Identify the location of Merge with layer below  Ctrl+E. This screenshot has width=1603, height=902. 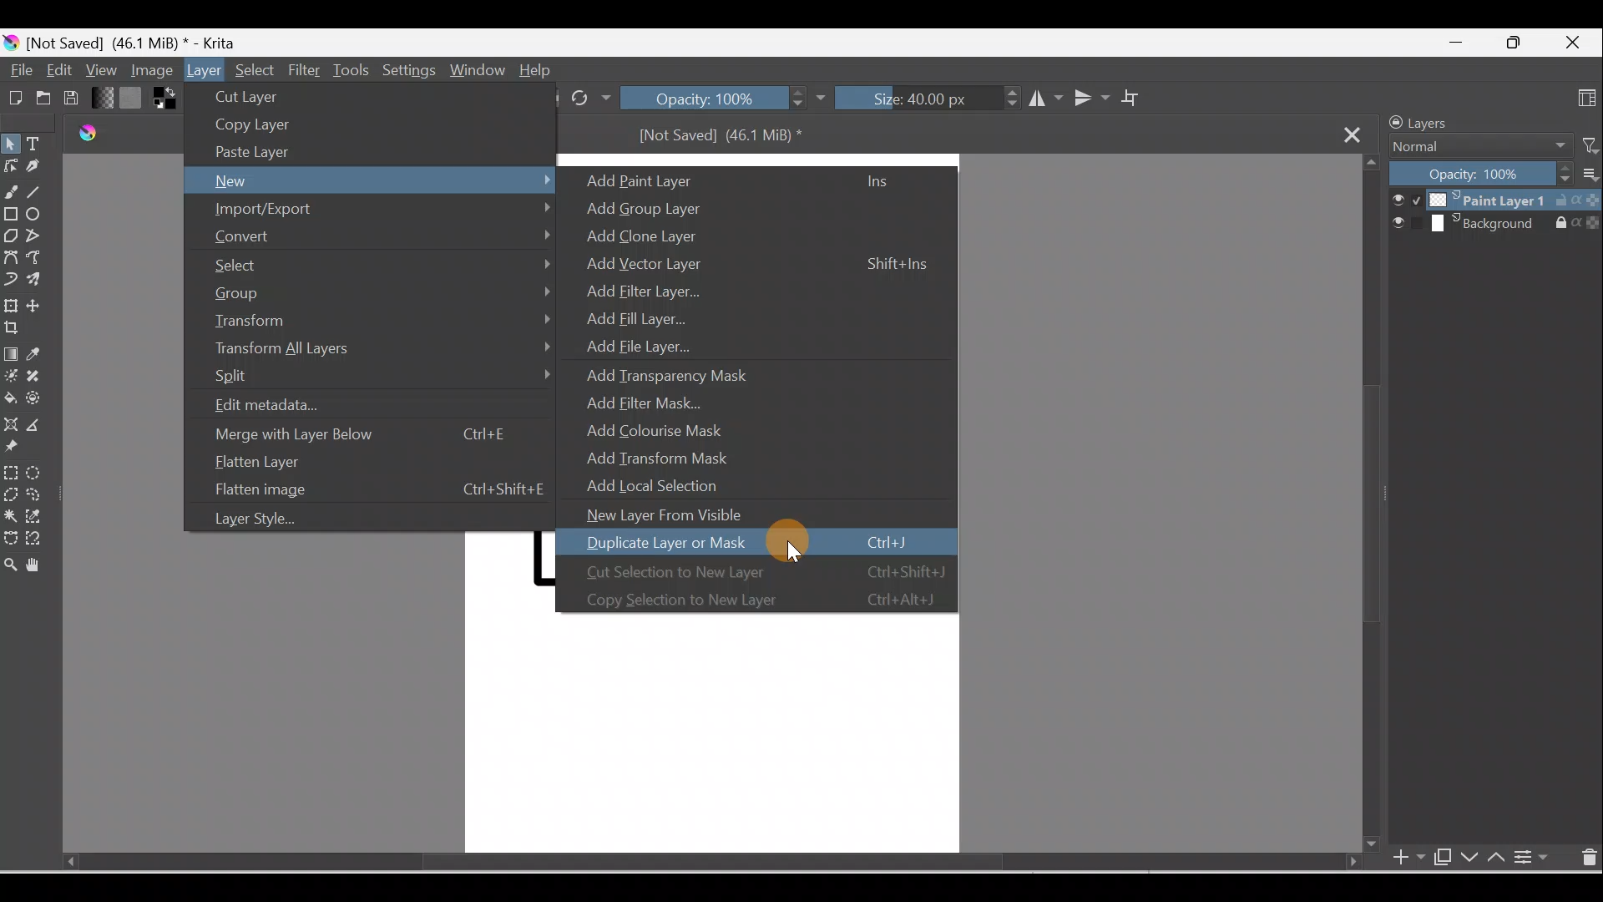
(364, 433).